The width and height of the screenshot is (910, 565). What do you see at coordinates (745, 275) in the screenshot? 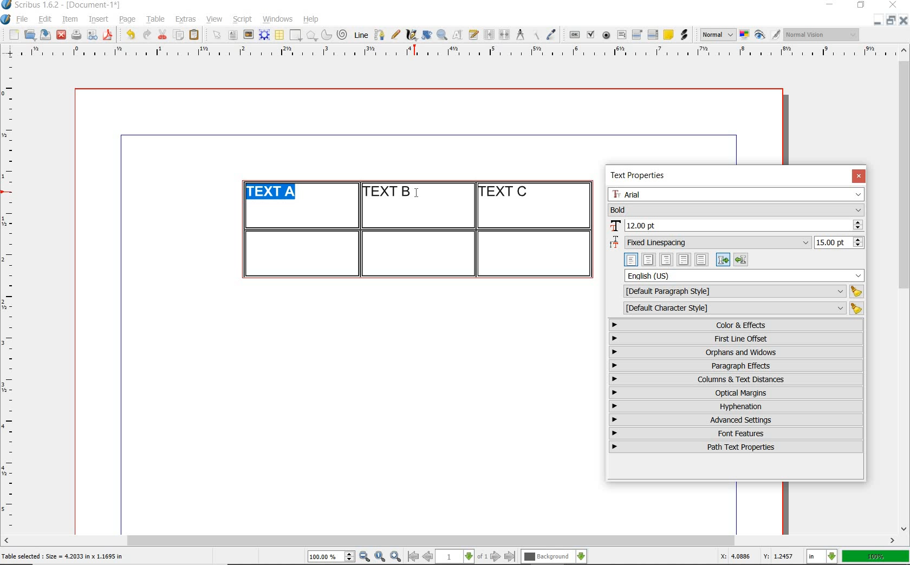
I see `text language` at bounding box center [745, 275].